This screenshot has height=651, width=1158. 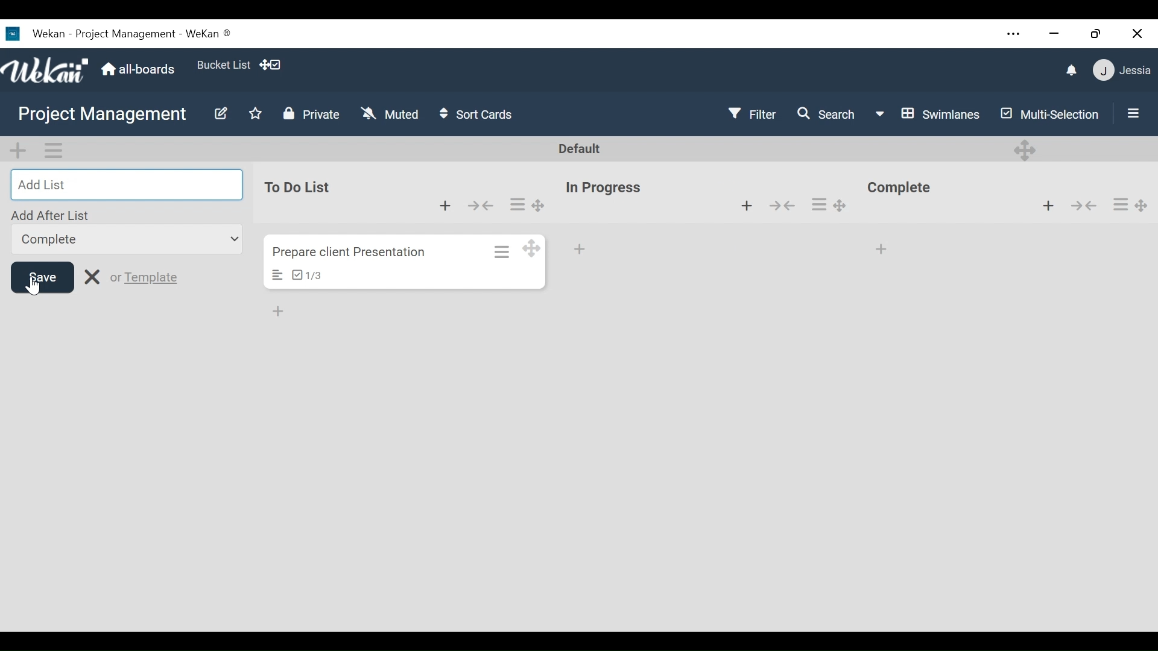 What do you see at coordinates (900, 187) in the screenshot?
I see `List Title` at bounding box center [900, 187].